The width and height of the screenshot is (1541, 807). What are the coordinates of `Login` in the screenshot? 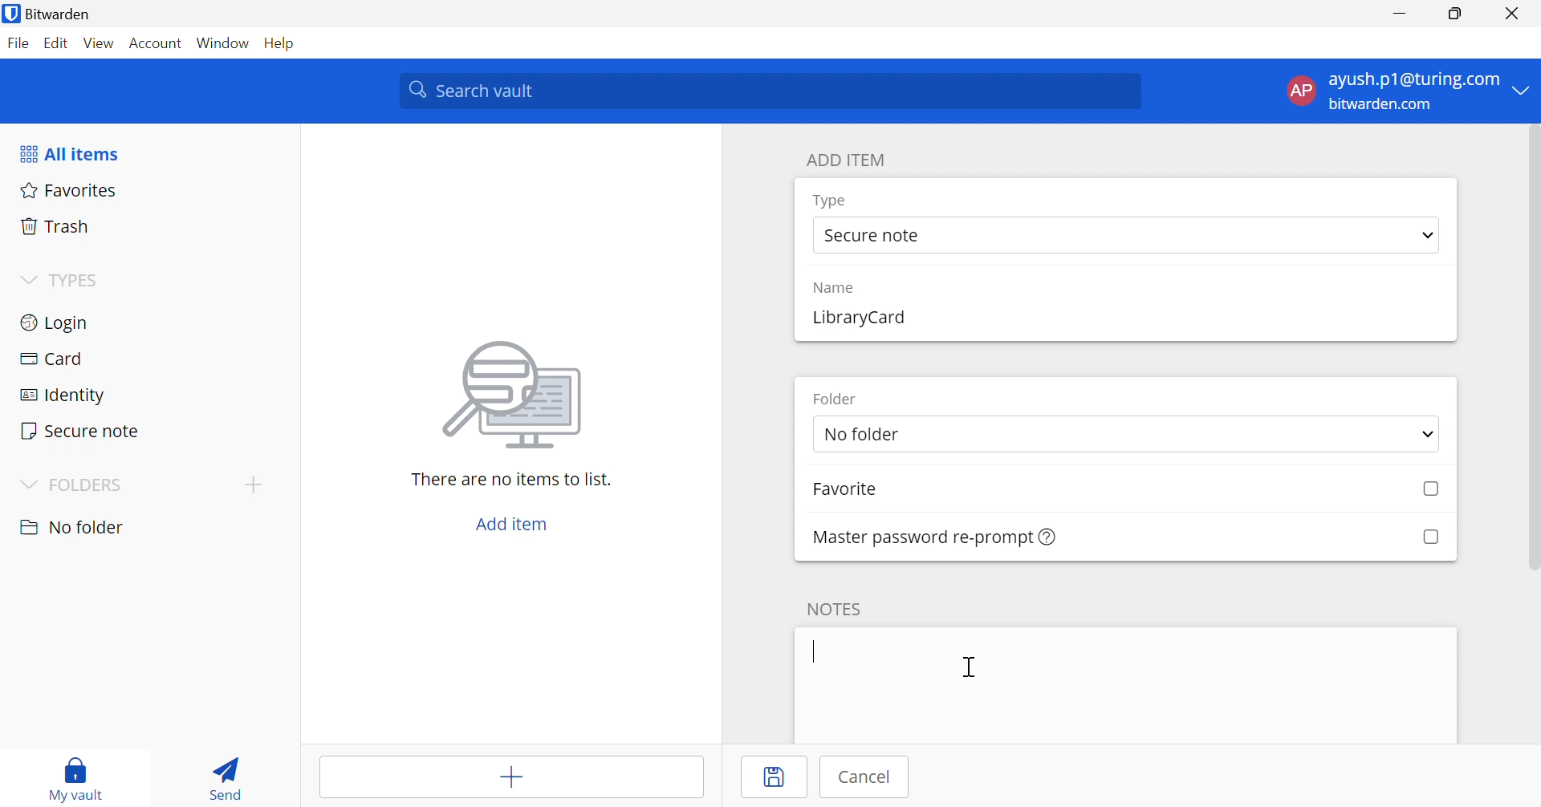 It's located at (145, 322).